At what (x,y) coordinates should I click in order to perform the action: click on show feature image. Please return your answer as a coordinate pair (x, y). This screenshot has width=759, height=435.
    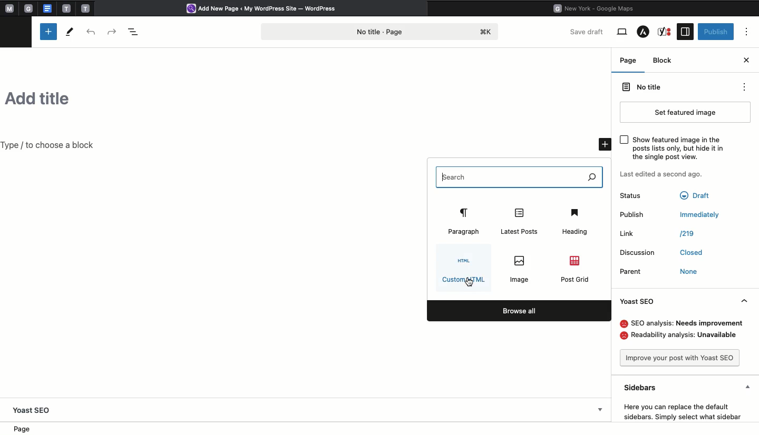
    Looking at the image, I should click on (672, 149).